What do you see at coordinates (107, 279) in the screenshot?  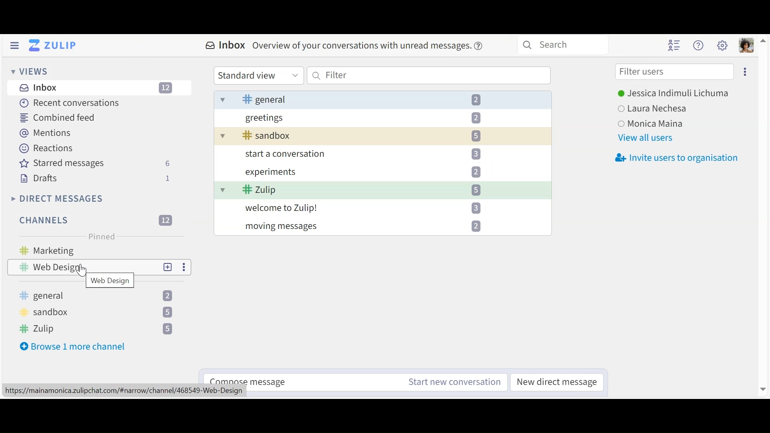 I see `web design` at bounding box center [107, 279].